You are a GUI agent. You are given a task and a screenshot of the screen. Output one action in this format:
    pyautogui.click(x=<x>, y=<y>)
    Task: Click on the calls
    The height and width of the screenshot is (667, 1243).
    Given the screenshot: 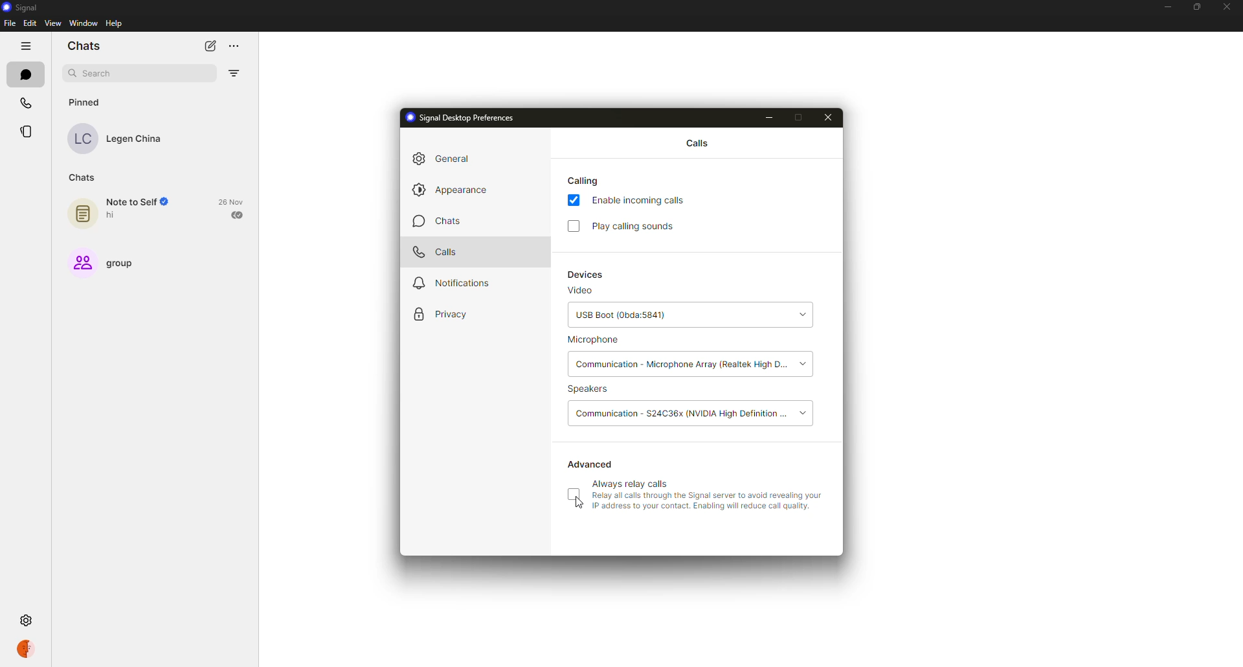 What is the action you would take?
    pyautogui.click(x=437, y=251)
    